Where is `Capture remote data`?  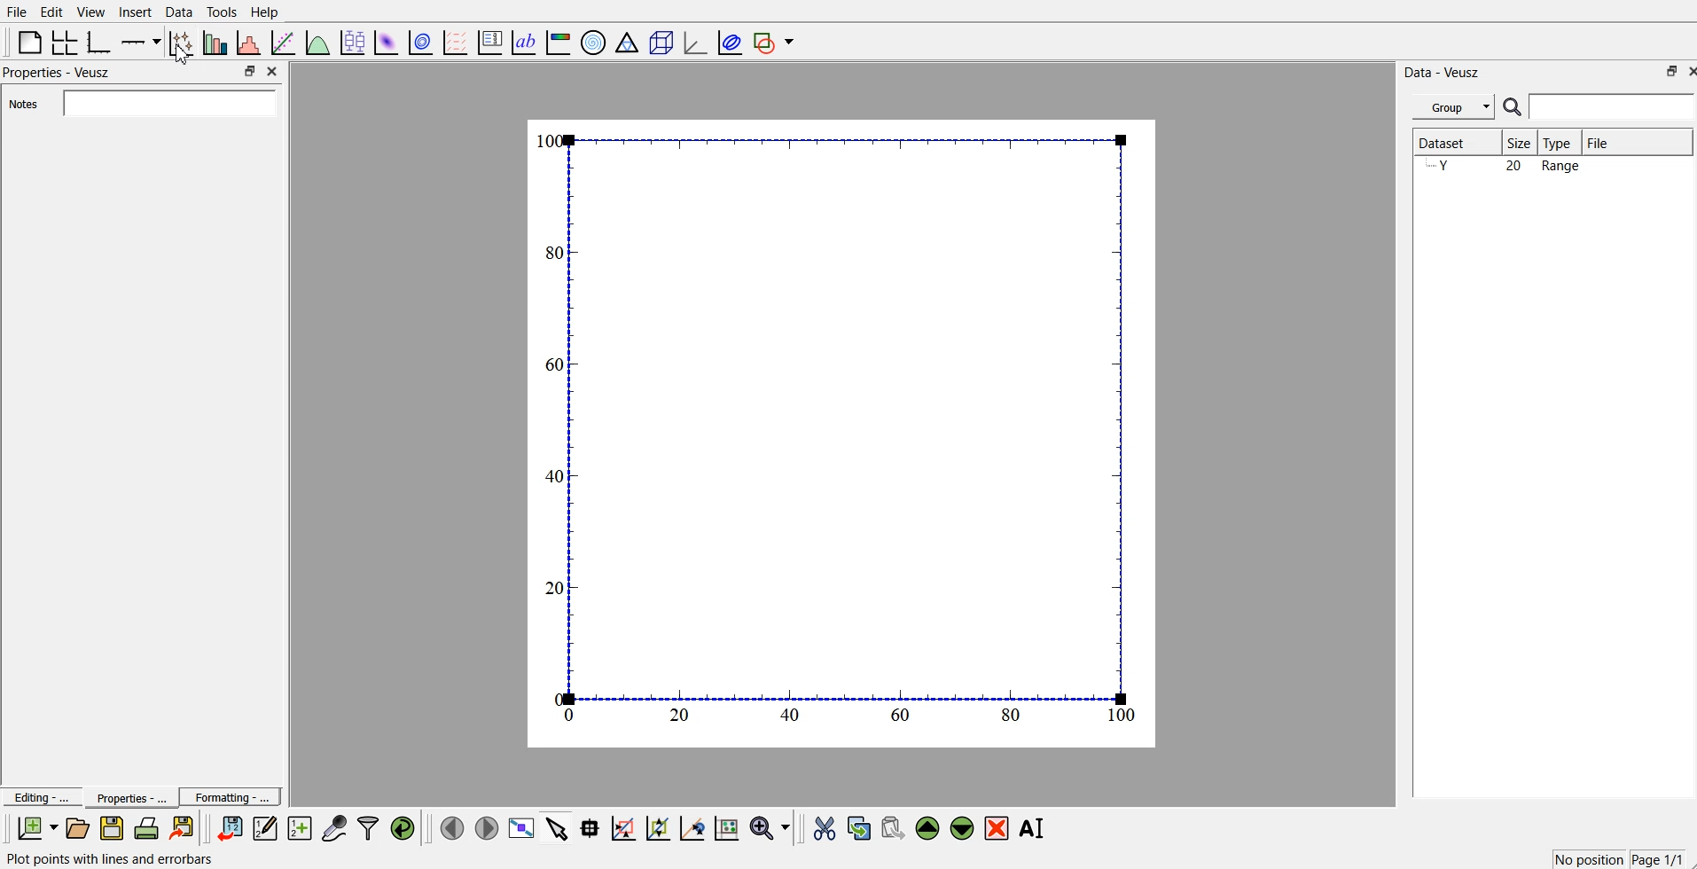
Capture remote data is located at coordinates (335, 826).